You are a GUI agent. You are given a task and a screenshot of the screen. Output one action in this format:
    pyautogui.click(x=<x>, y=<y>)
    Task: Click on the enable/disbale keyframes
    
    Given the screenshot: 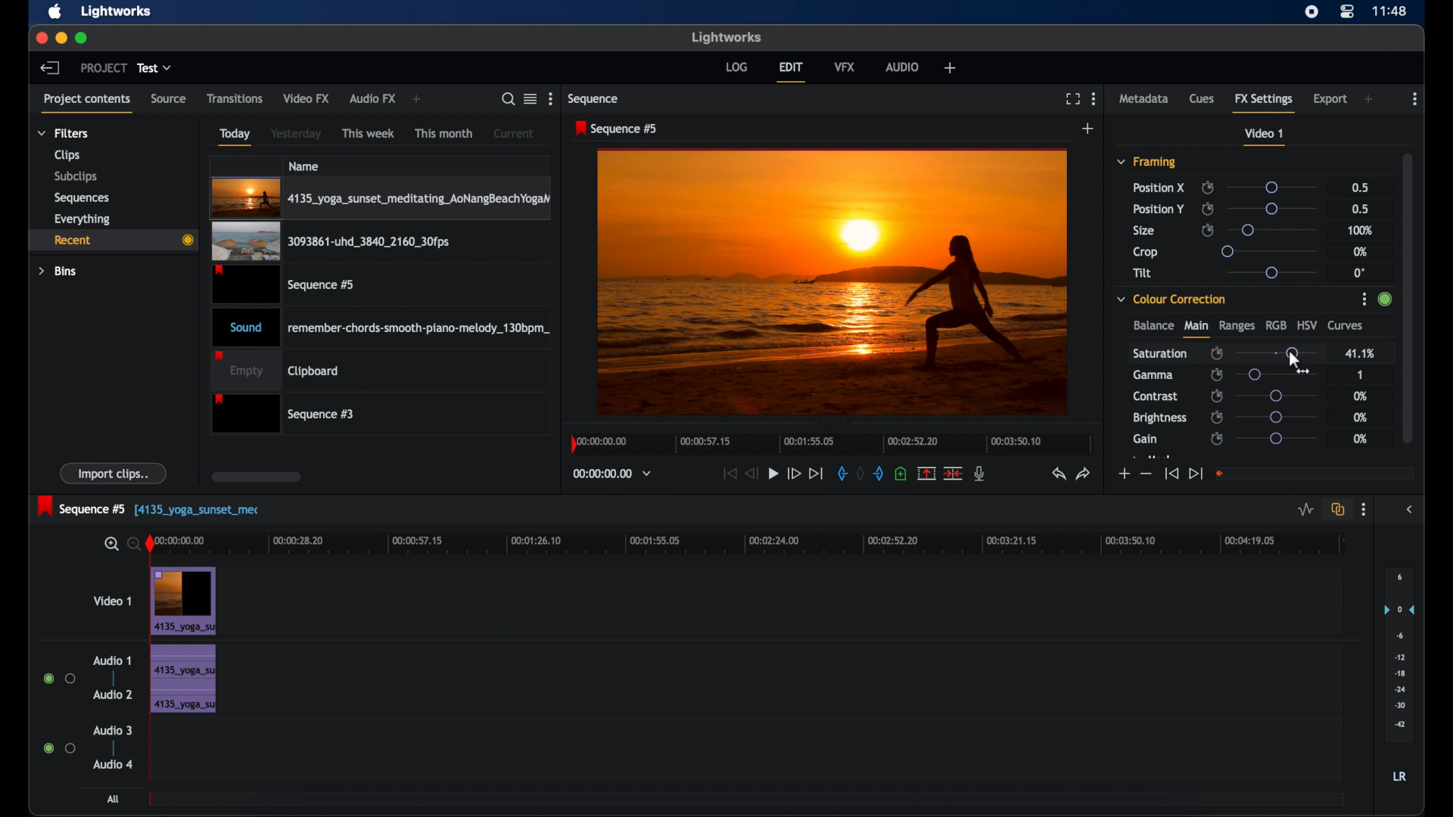 What is the action you would take?
    pyautogui.click(x=1218, y=352)
    